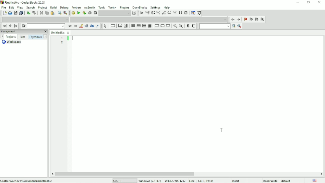 This screenshot has height=183, width=325. I want to click on Run, so click(78, 13).